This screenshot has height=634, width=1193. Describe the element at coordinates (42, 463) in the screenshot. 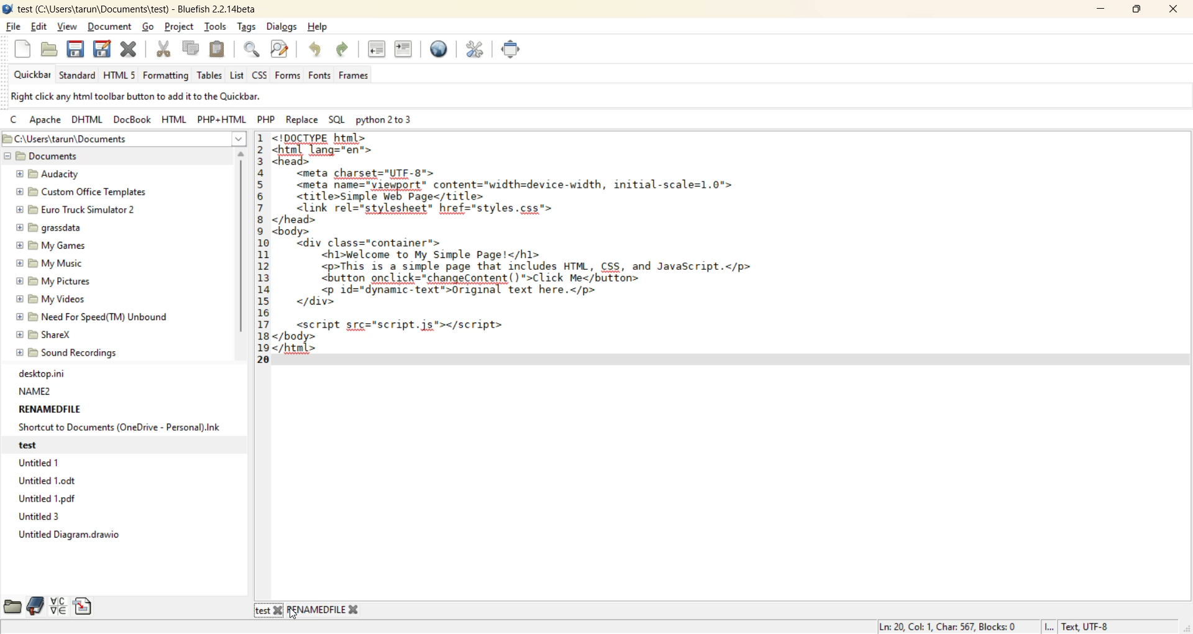

I see `Untitled 1` at that location.